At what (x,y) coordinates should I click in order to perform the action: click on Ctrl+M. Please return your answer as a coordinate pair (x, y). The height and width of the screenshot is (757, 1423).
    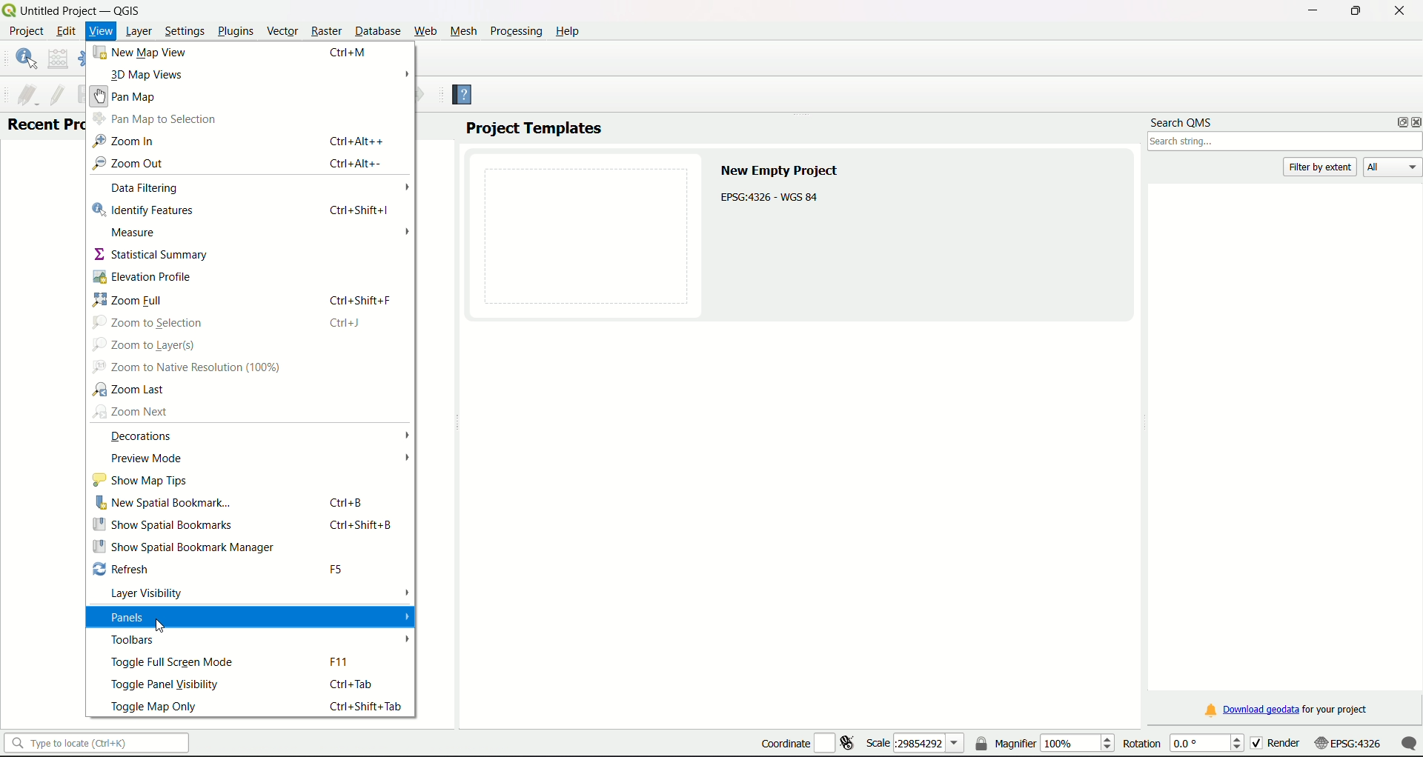
    Looking at the image, I should click on (350, 52).